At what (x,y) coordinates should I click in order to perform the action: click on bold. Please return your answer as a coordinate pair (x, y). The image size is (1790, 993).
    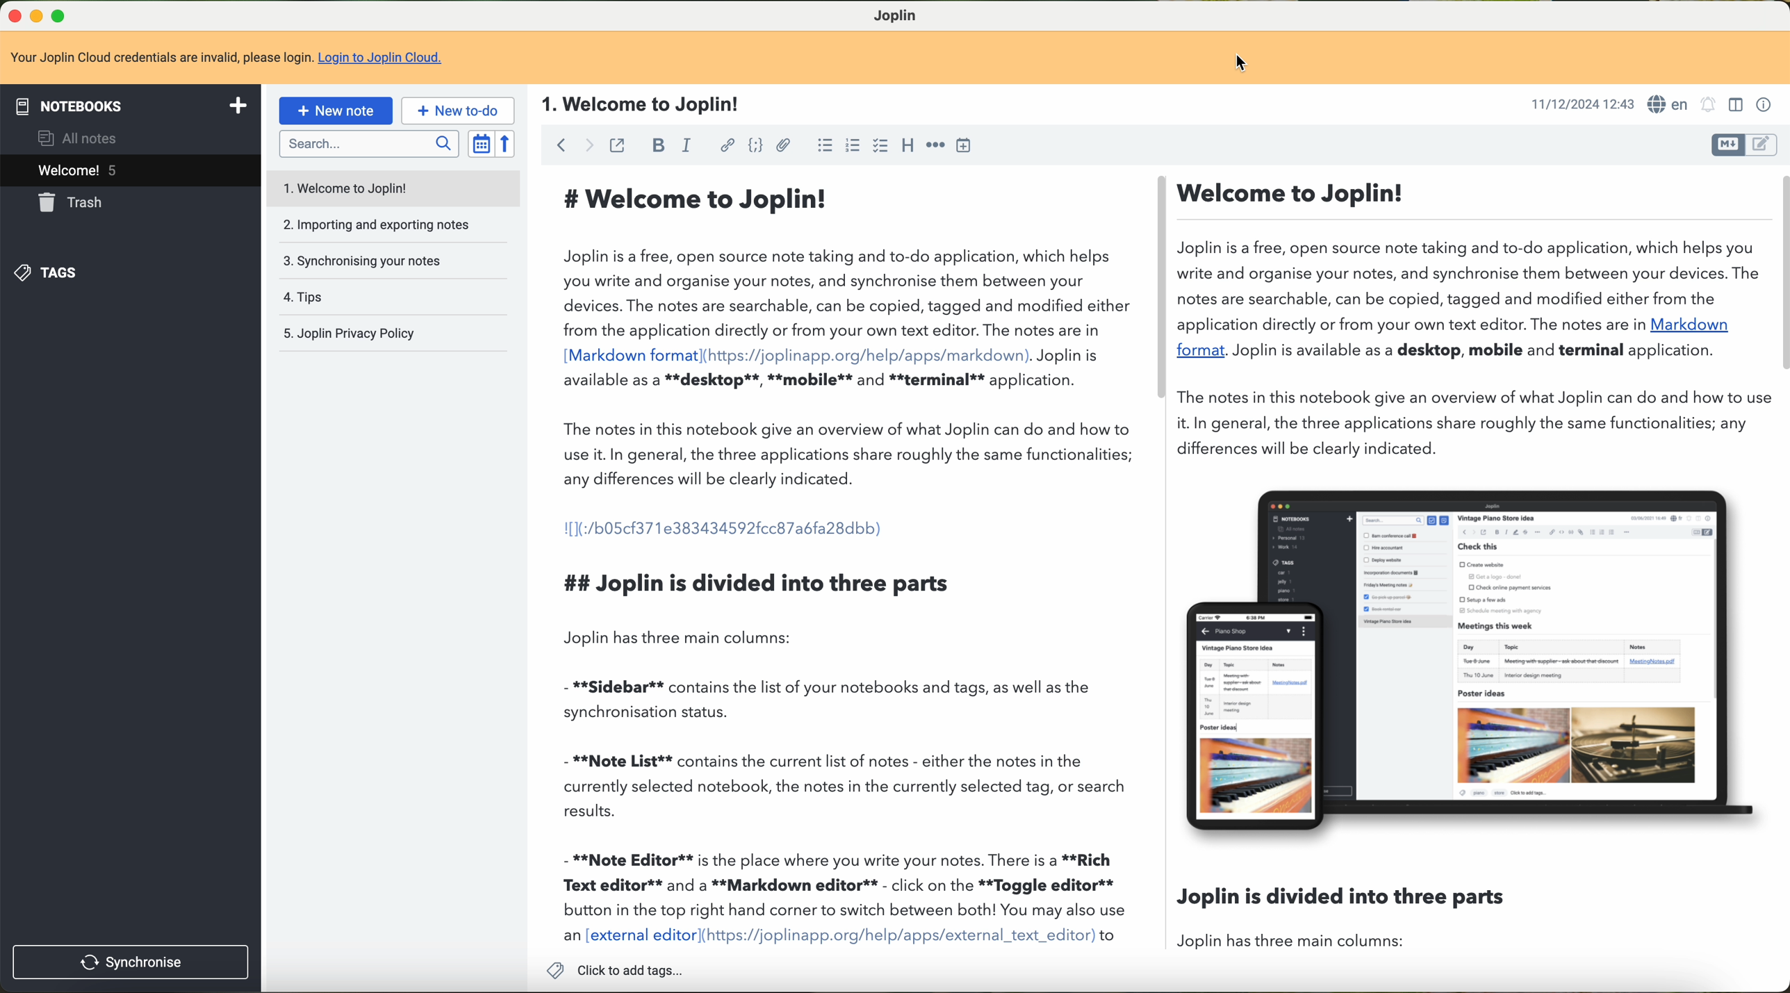
    Looking at the image, I should click on (655, 145).